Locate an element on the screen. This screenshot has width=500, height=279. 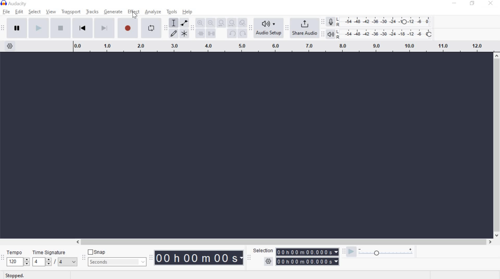
Fit project to width is located at coordinates (233, 23).